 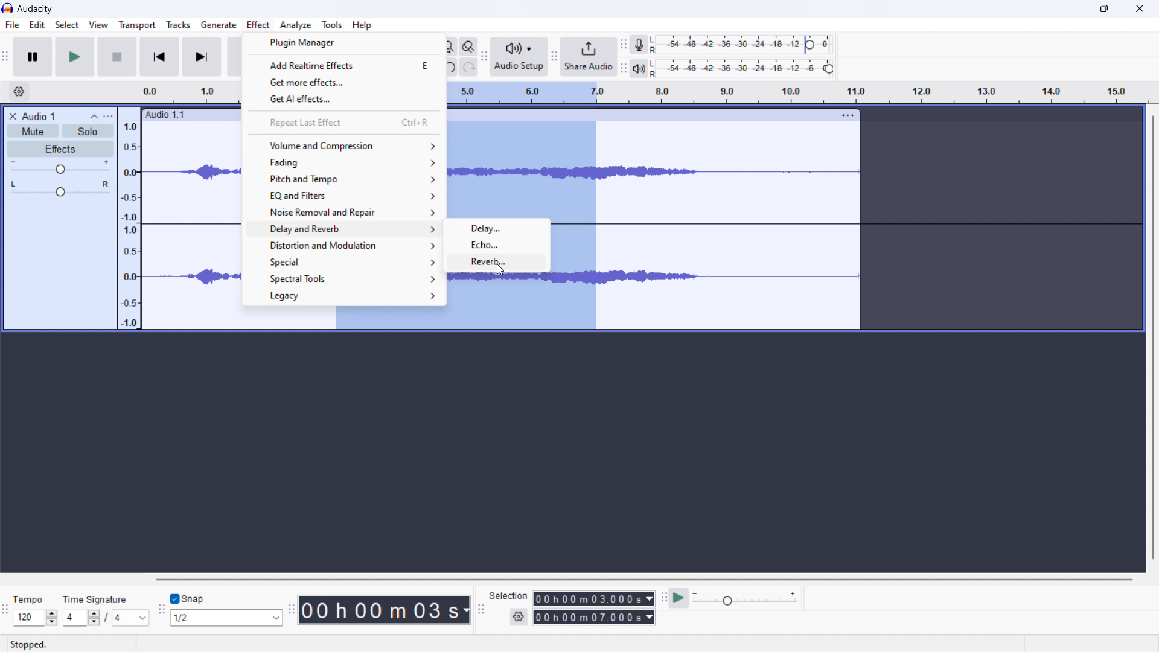 What do you see at coordinates (451, 45) in the screenshot?
I see `fill selection to width` at bounding box center [451, 45].